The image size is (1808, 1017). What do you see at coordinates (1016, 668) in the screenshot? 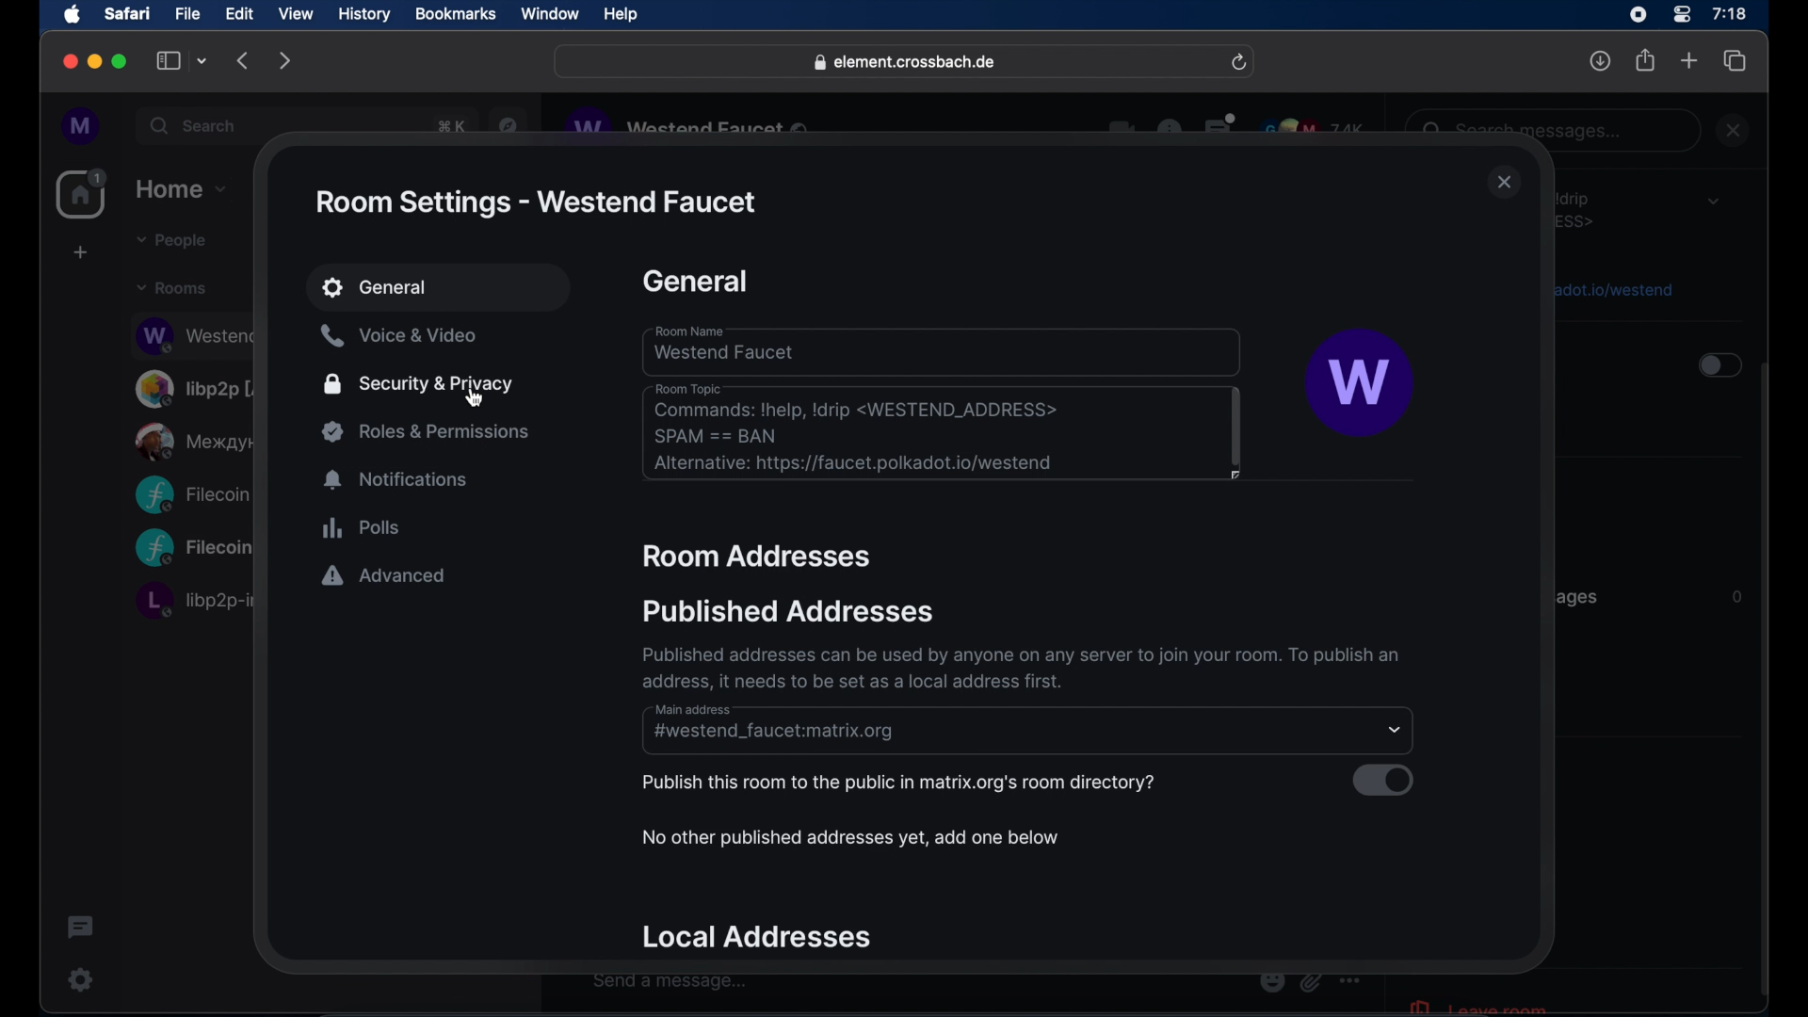
I see `info` at bounding box center [1016, 668].